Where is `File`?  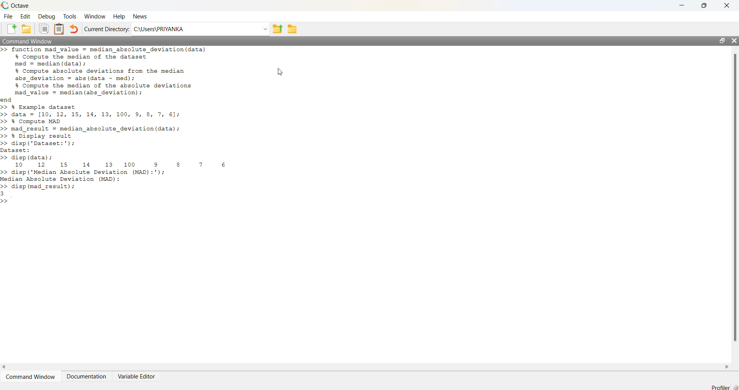
File is located at coordinates (9, 16).